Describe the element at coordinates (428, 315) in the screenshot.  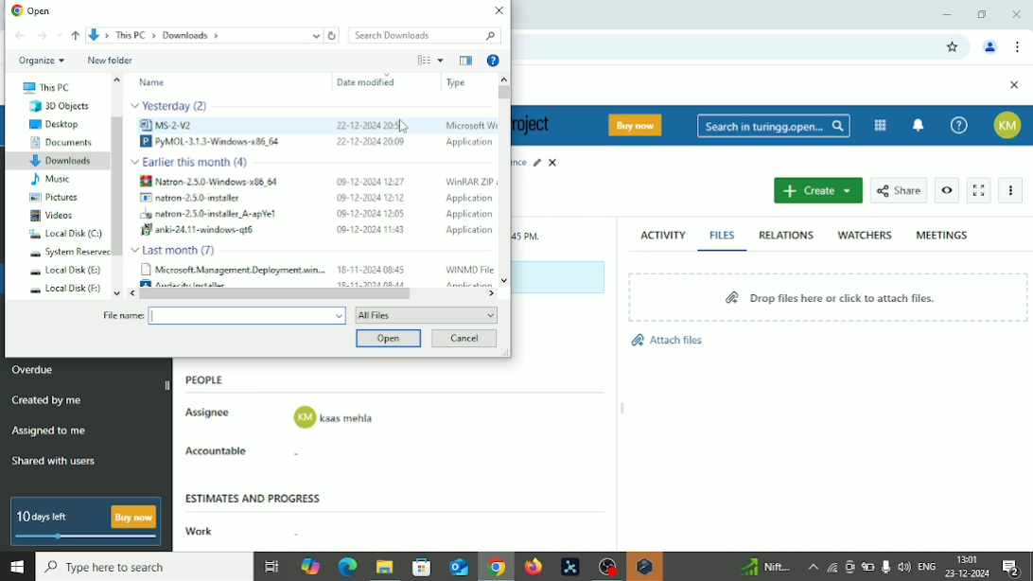
I see `All files` at that location.